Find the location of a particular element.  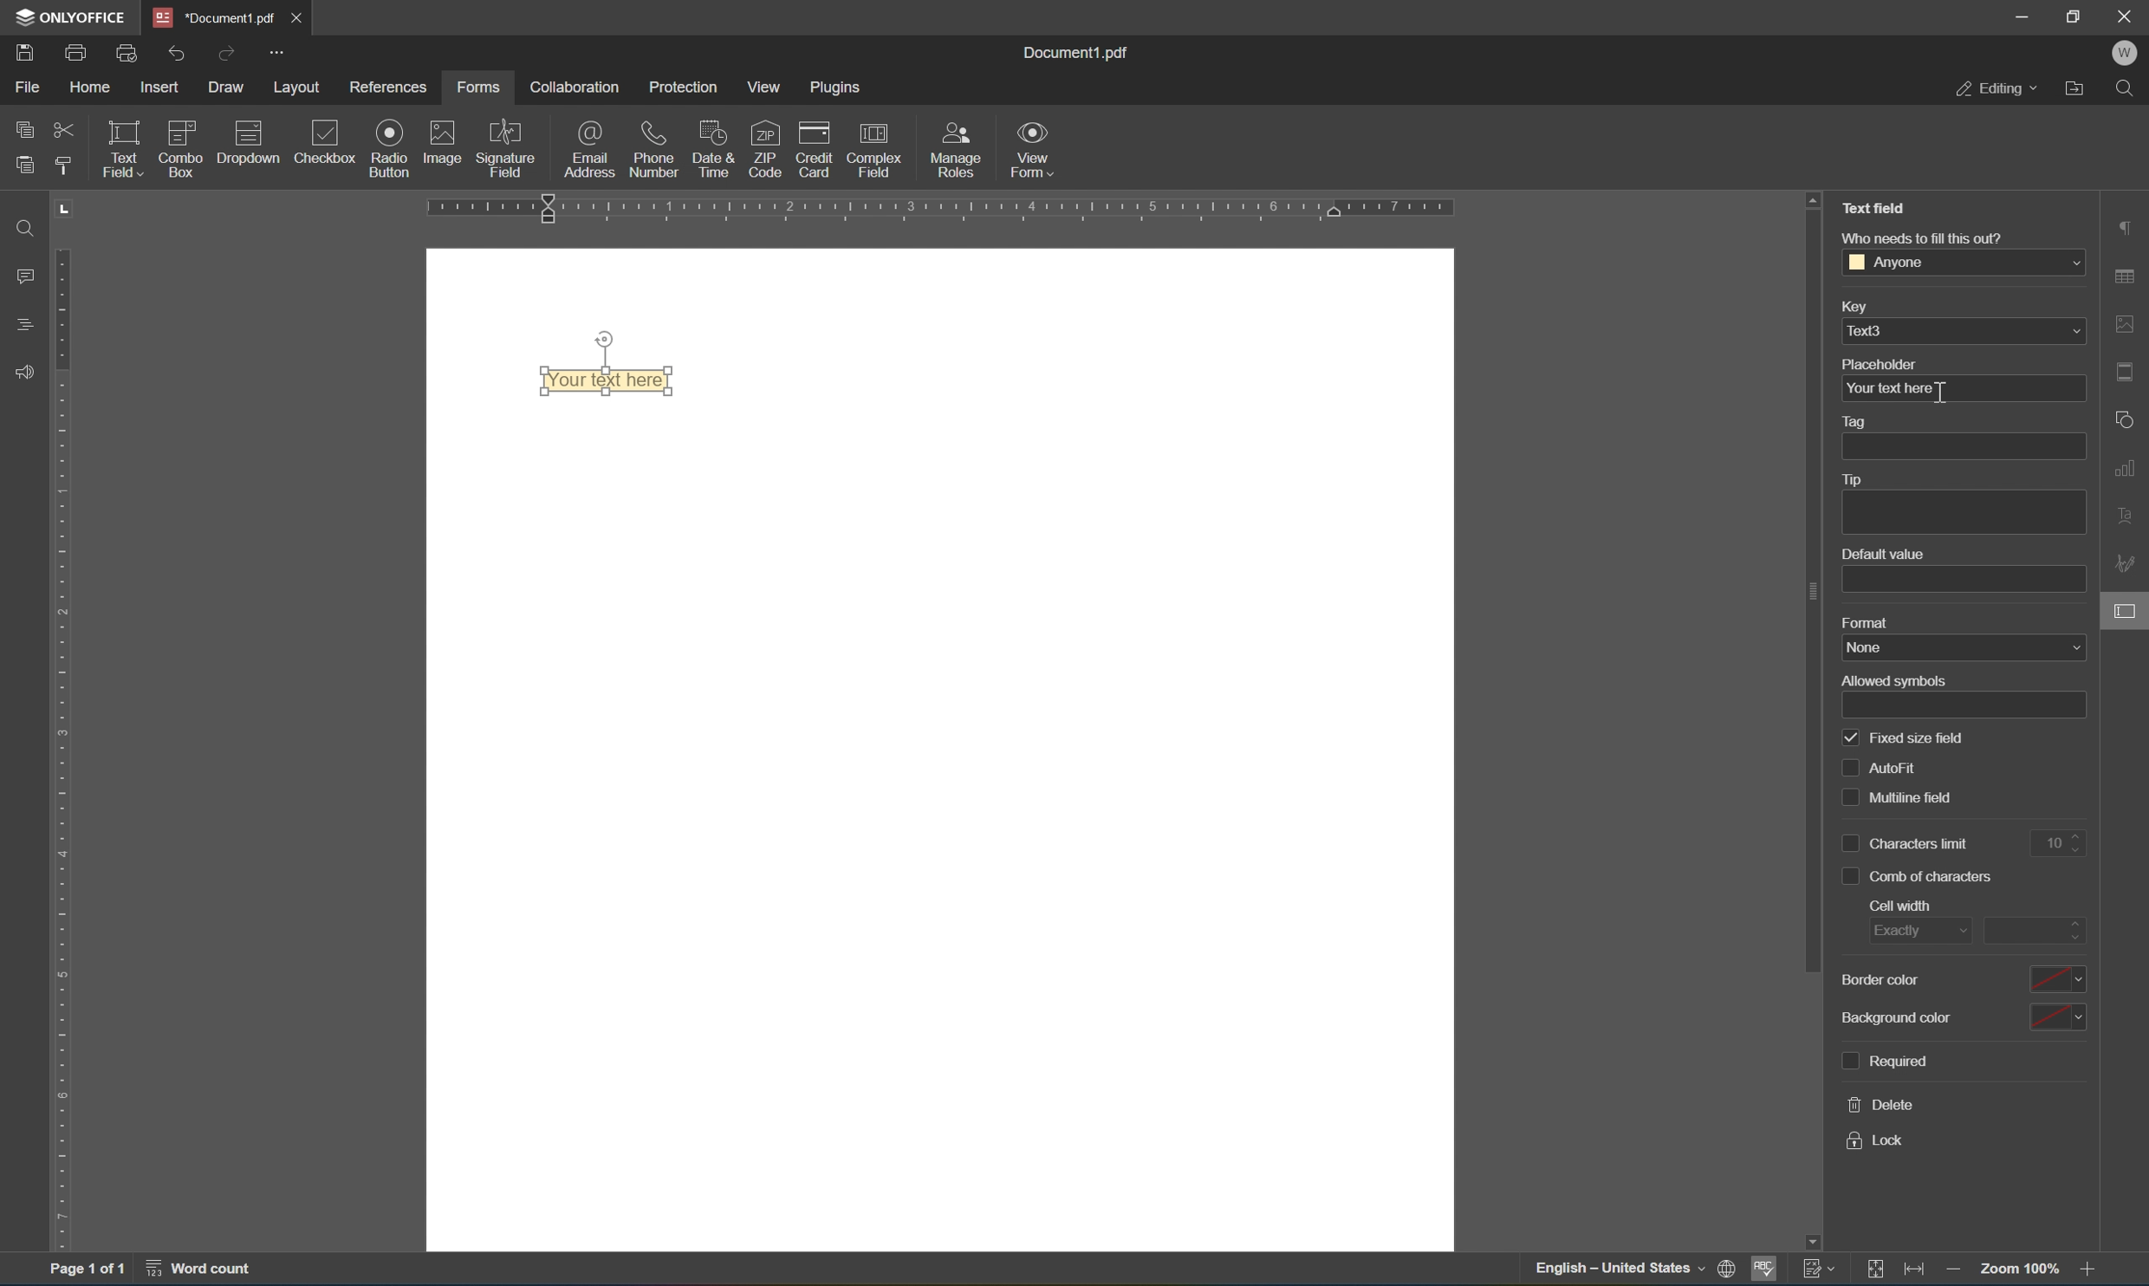

checkbox is located at coordinates (328, 140).